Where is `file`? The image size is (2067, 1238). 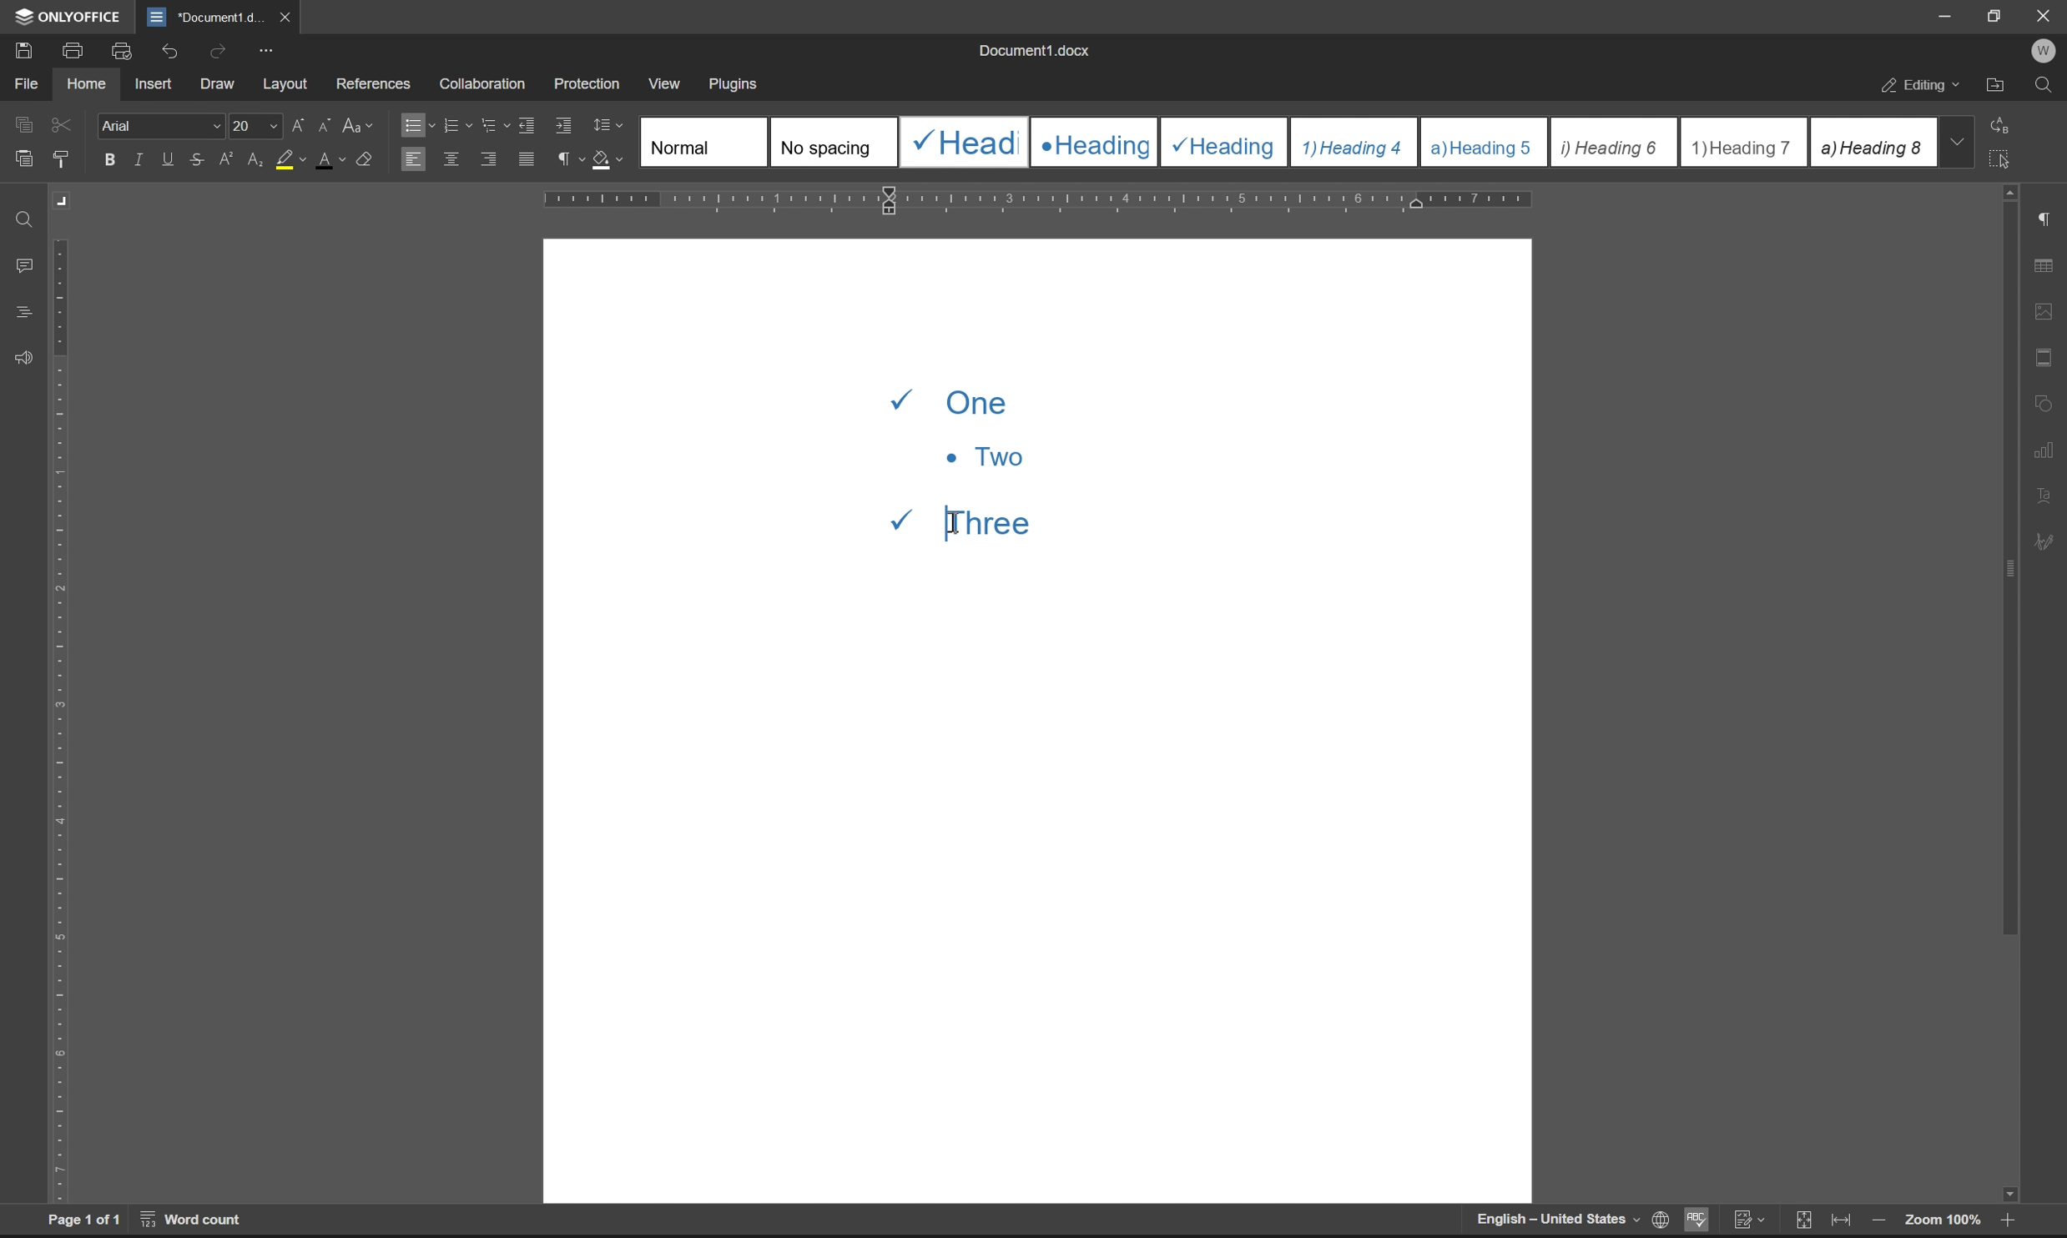 file is located at coordinates (25, 83).